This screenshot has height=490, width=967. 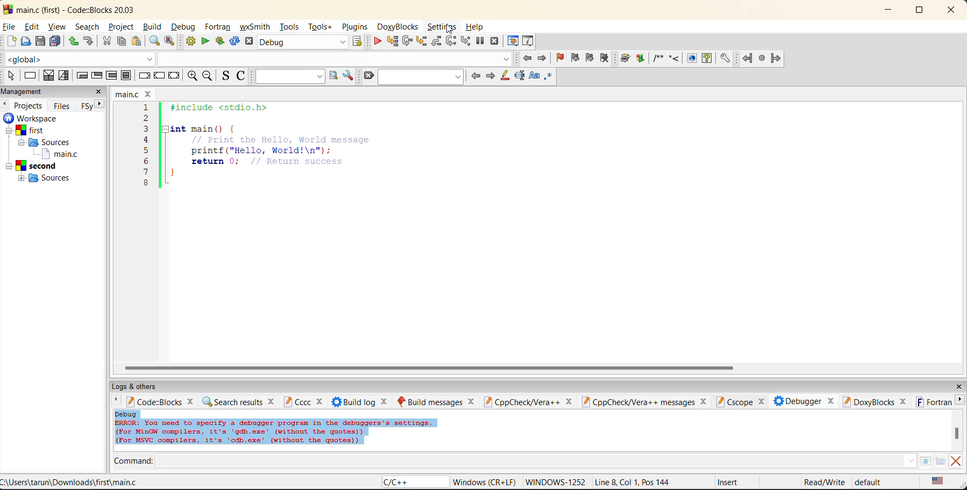 What do you see at coordinates (153, 41) in the screenshot?
I see `find` at bounding box center [153, 41].